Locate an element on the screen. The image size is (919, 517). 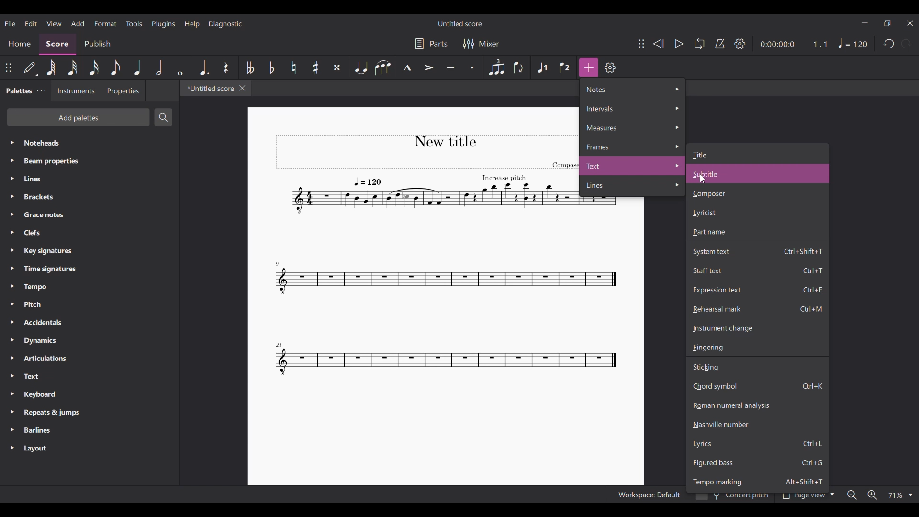
Text is located at coordinates (90, 377).